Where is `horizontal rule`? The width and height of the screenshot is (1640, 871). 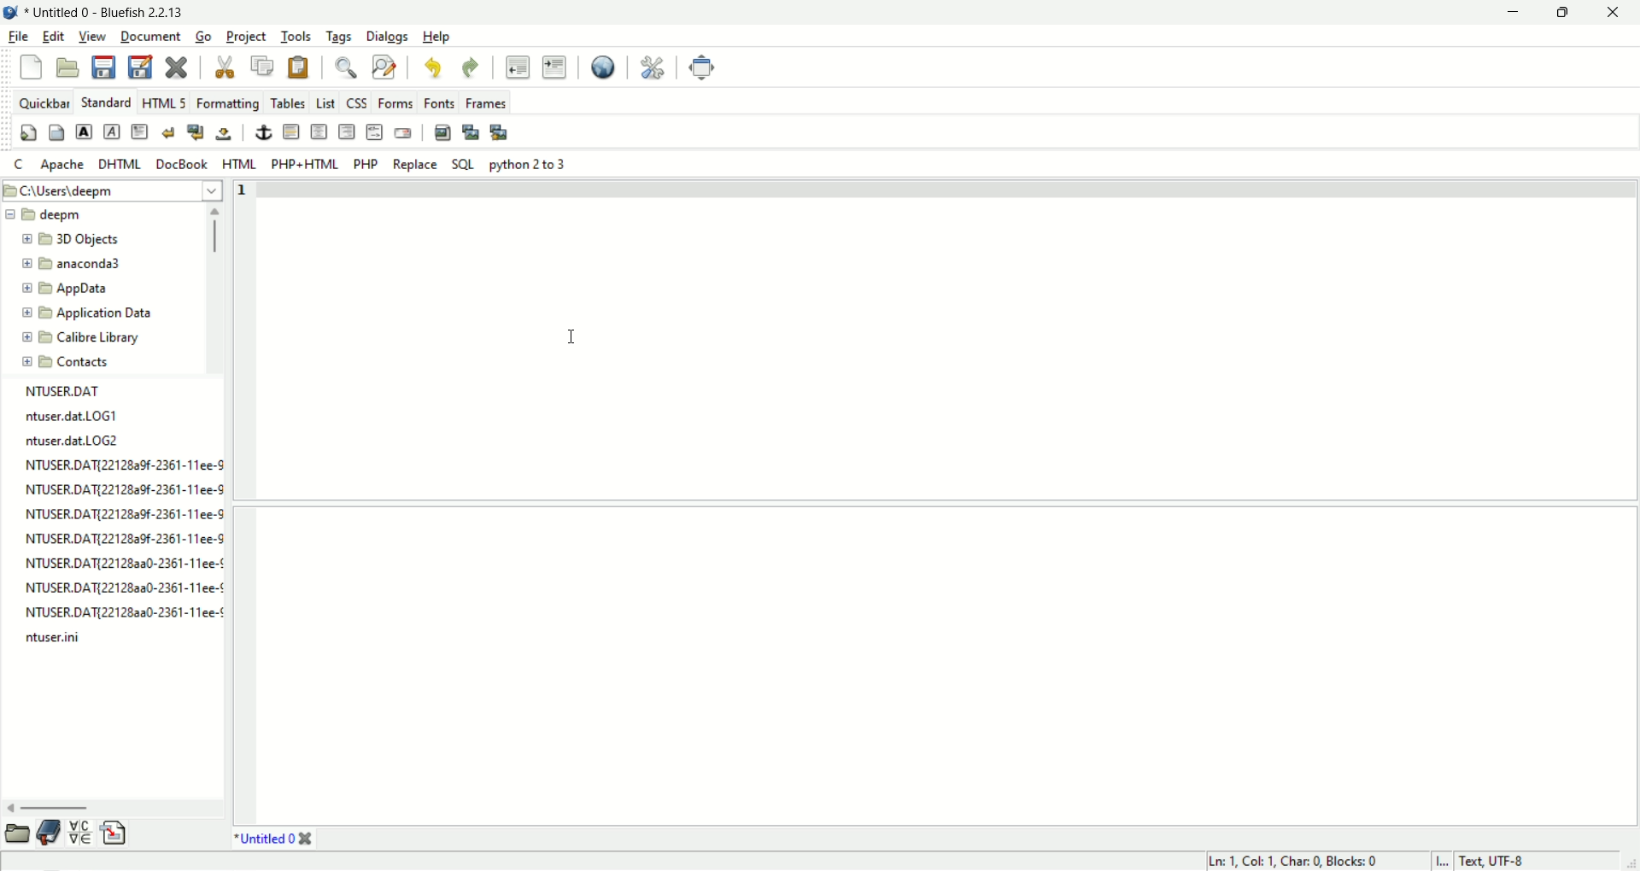 horizontal rule is located at coordinates (293, 133).